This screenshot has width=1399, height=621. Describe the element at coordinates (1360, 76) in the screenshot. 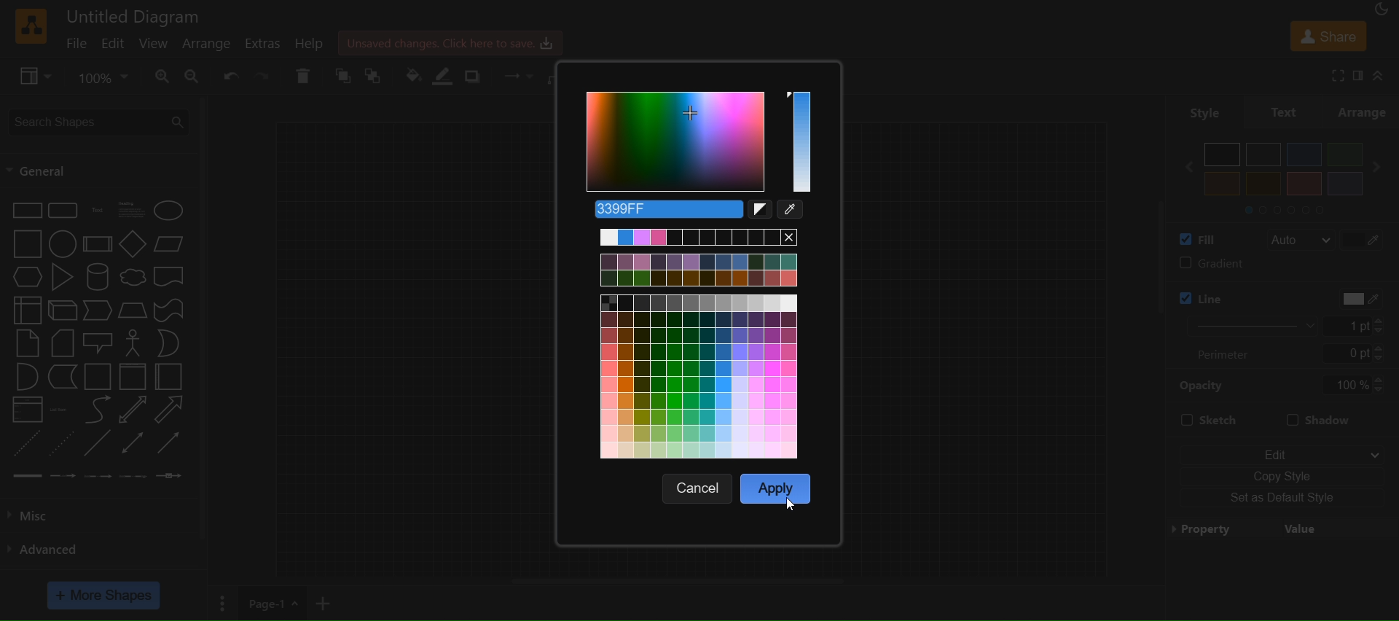

I see `format` at that location.